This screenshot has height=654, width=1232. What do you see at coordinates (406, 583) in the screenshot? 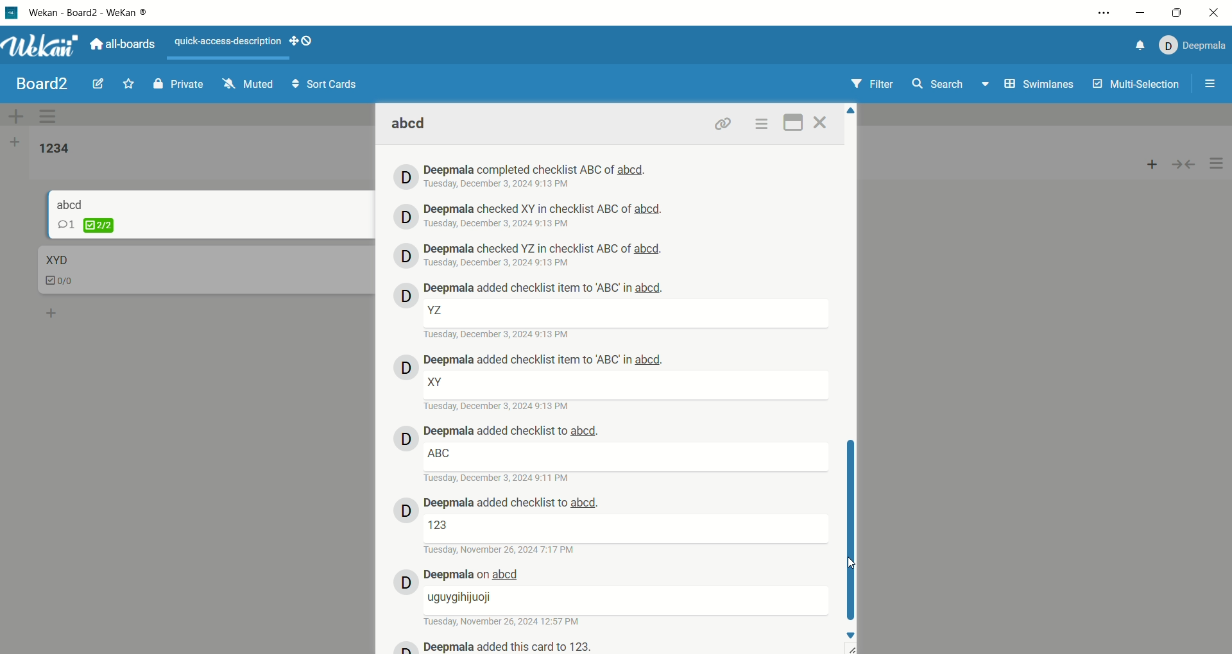
I see `avatar` at bounding box center [406, 583].